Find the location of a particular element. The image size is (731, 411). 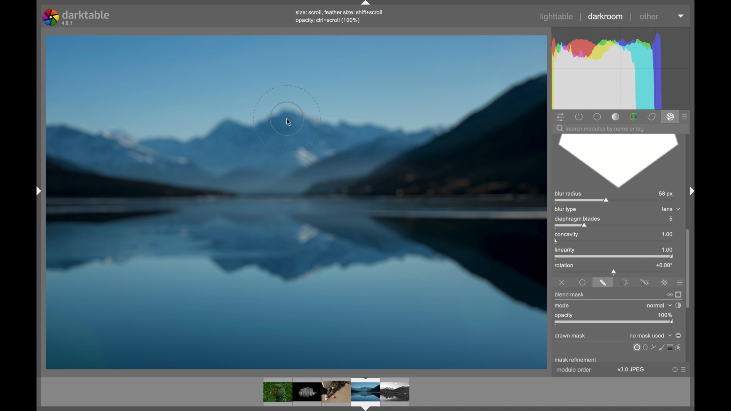

other is located at coordinates (649, 17).